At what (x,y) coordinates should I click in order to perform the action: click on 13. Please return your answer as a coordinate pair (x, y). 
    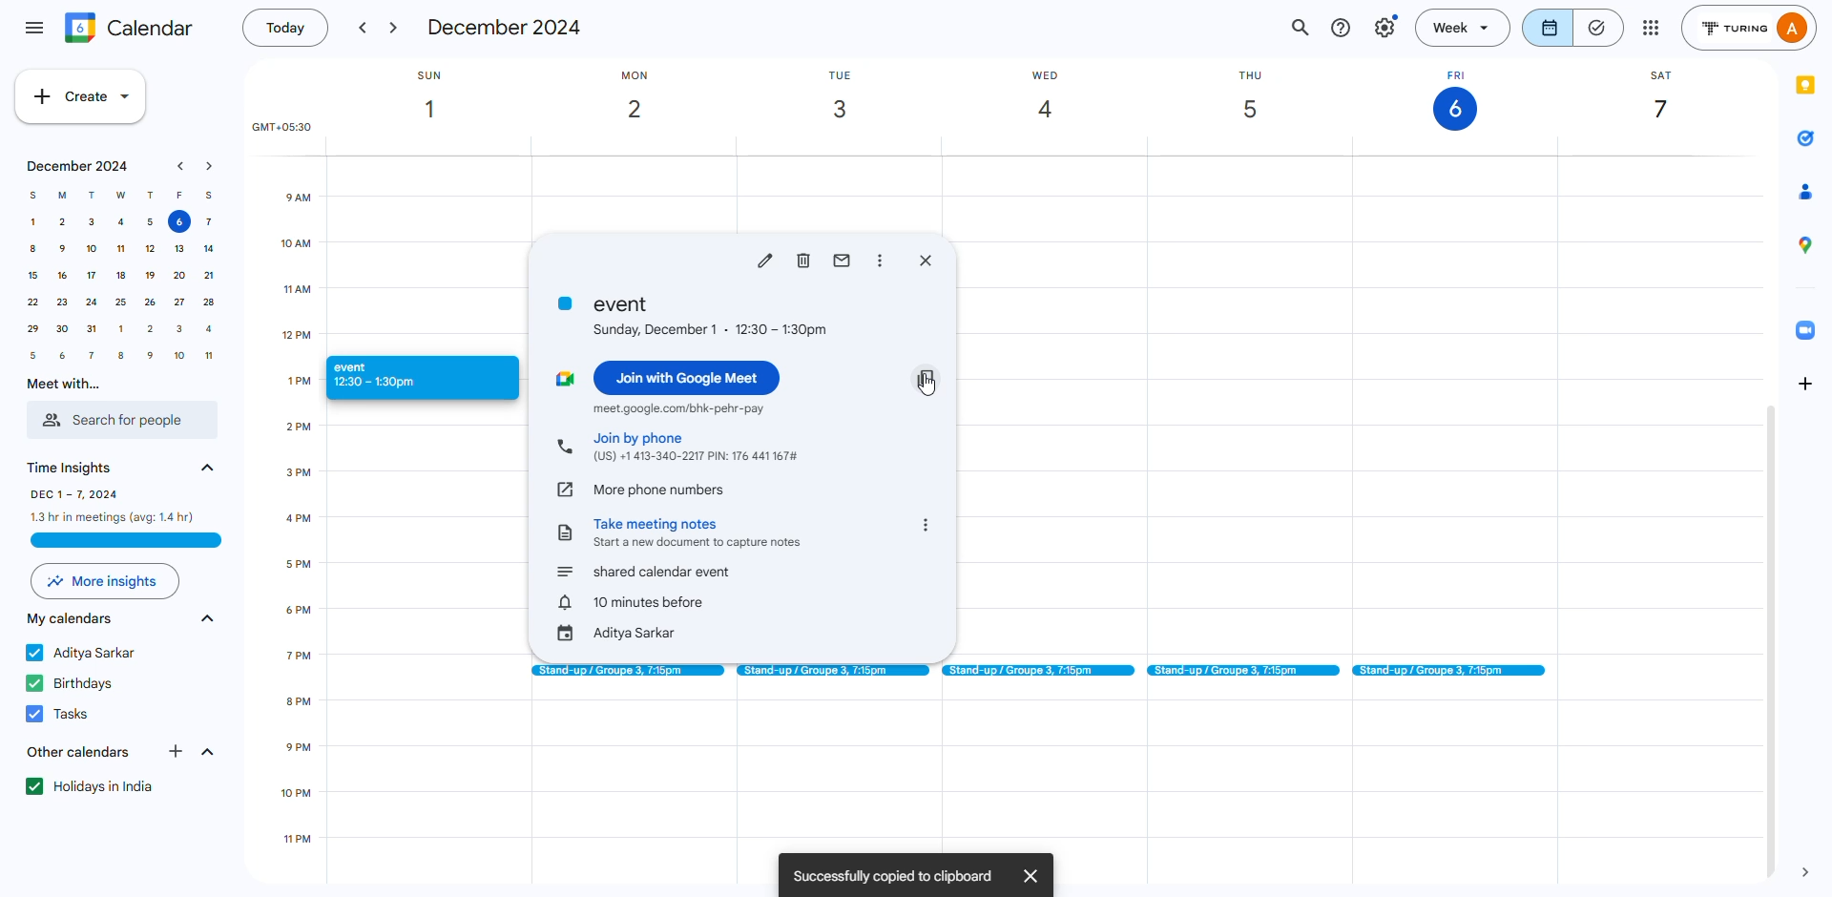
    Looking at the image, I should click on (177, 249).